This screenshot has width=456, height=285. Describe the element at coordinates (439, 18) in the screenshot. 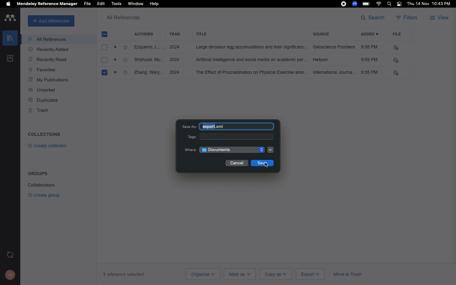

I see `View` at that location.